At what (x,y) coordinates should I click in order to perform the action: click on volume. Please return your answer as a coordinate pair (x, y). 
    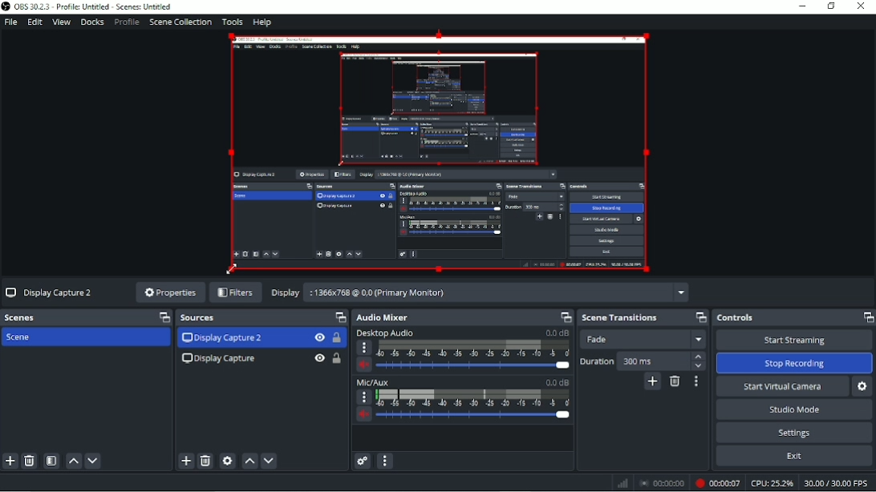
    Looking at the image, I should click on (363, 365).